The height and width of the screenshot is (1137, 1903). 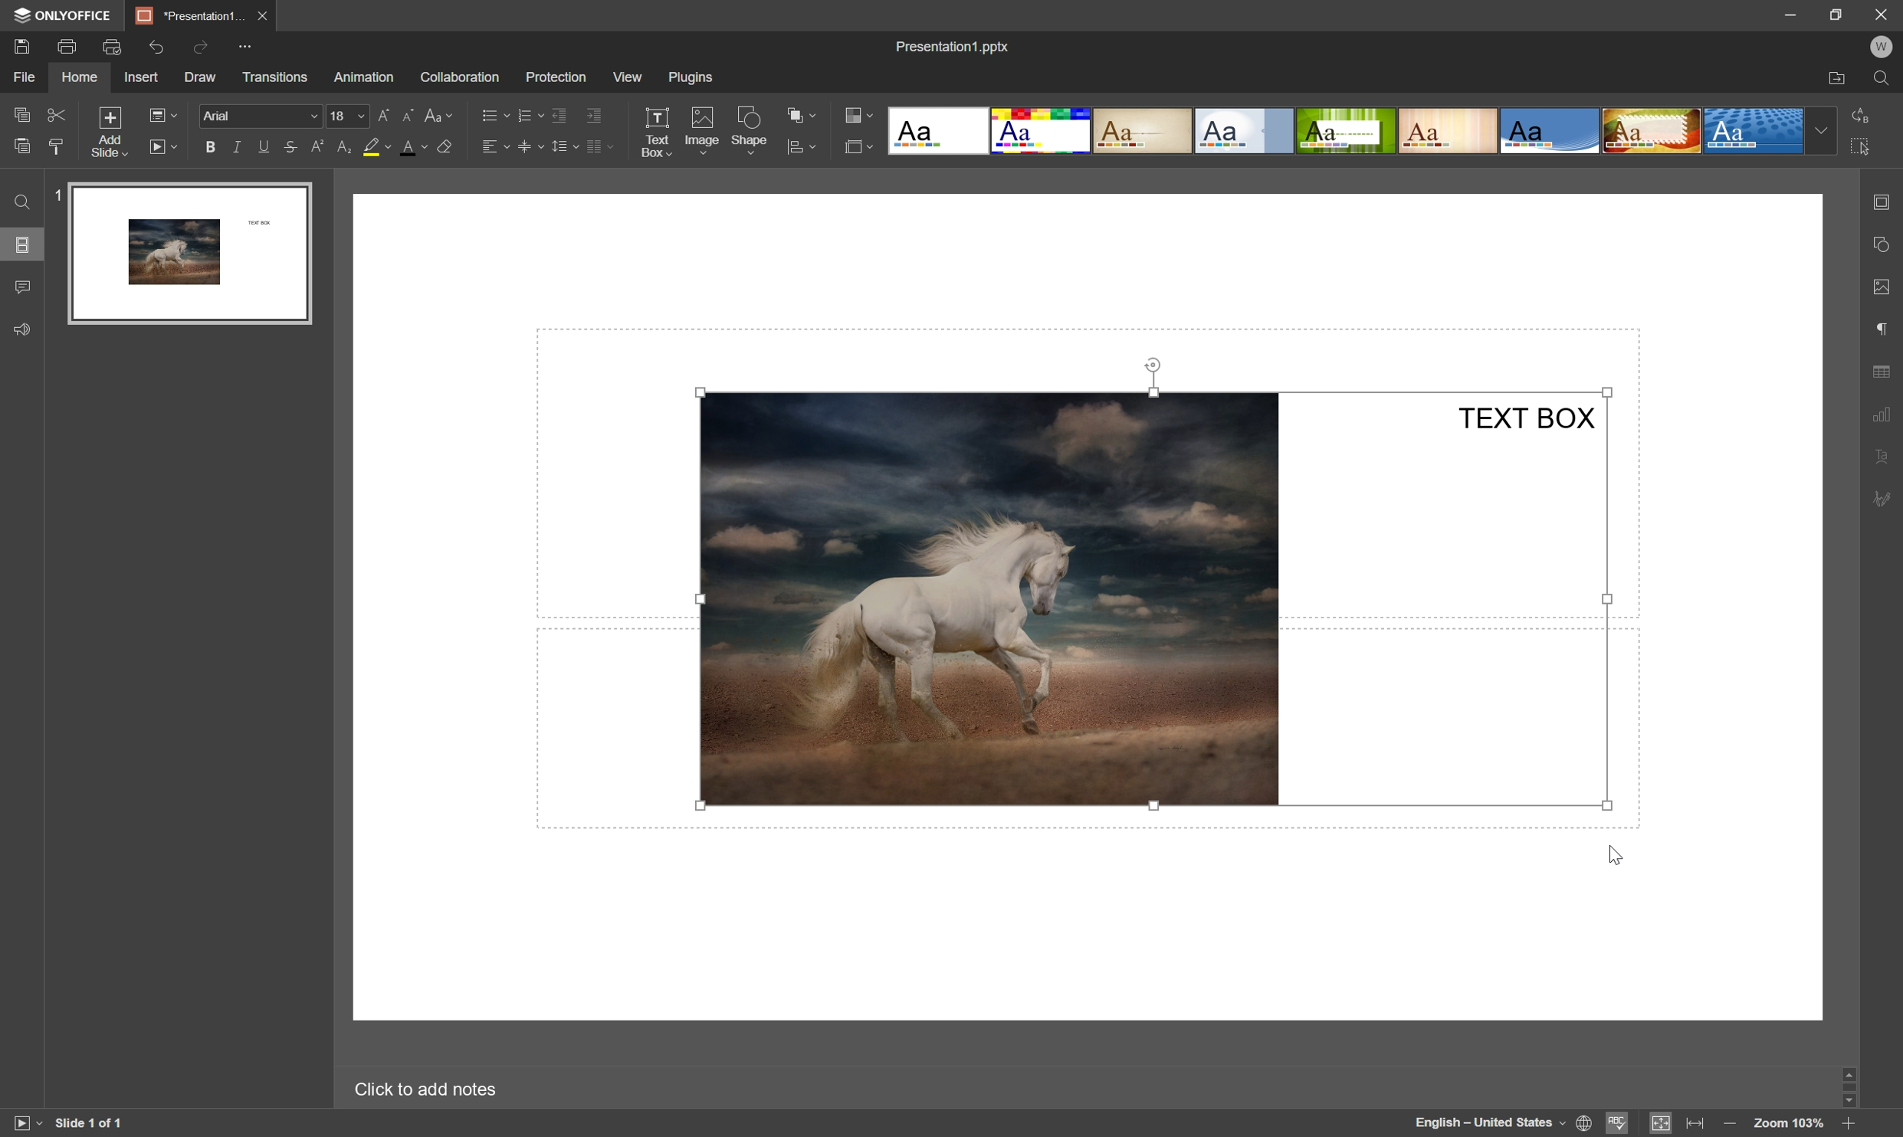 I want to click on slide 1 of 1, so click(x=90, y=1124).